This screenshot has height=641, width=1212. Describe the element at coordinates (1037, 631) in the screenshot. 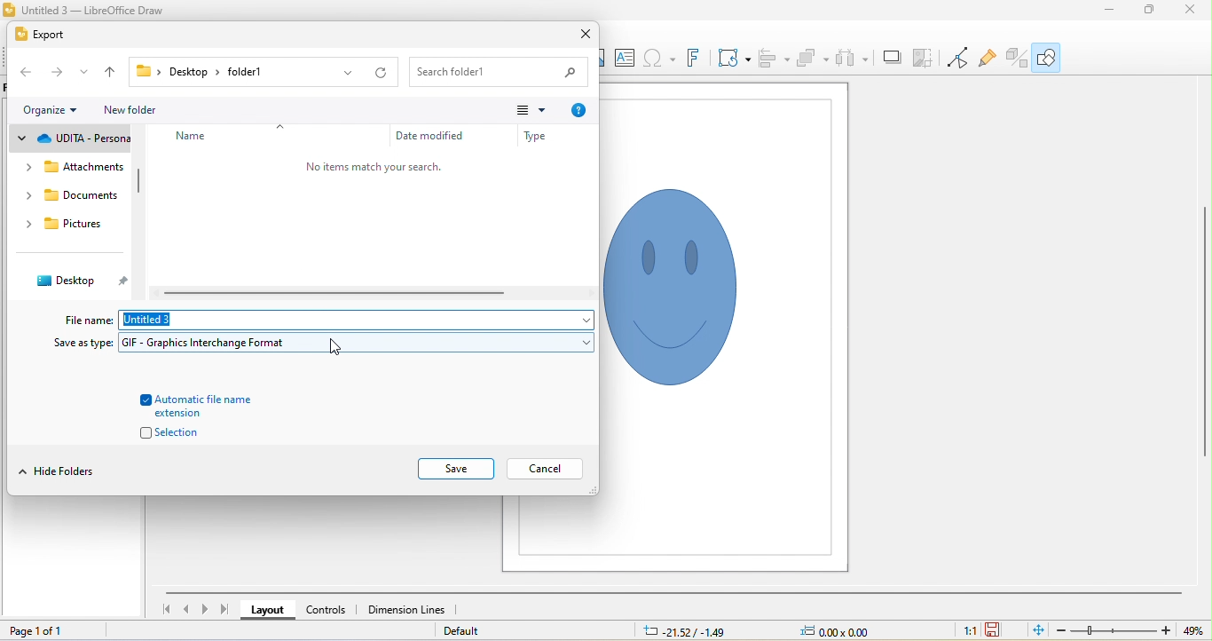

I see `fit to current window` at that location.